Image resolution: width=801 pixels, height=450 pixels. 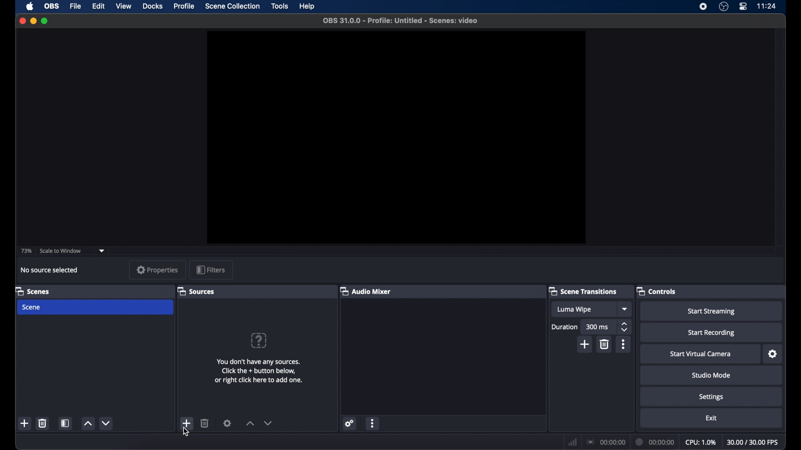 I want to click on add, so click(x=186, y=423).